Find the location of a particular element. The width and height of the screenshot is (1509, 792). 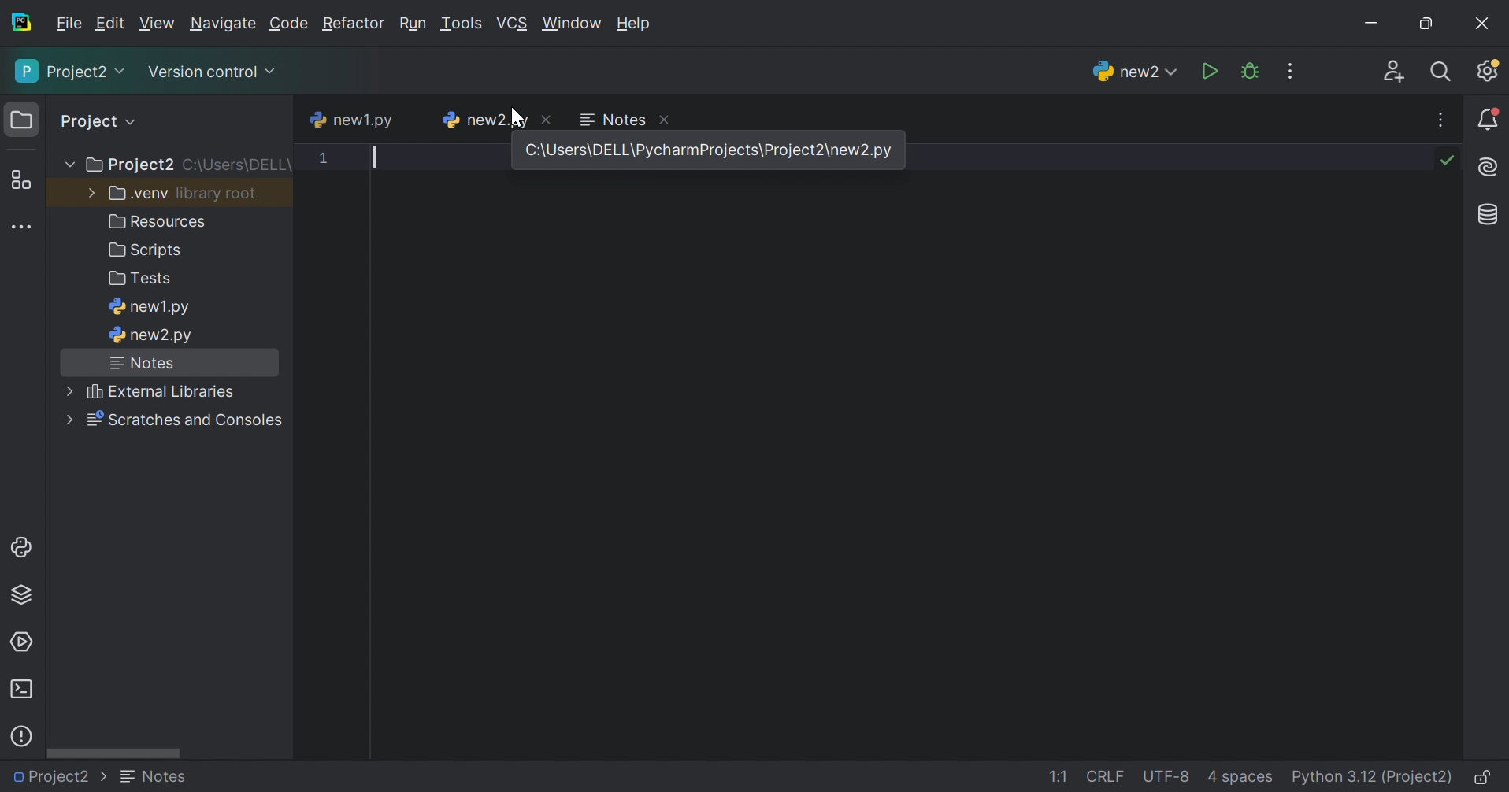

No problems is located at coordinates (1451, 160).